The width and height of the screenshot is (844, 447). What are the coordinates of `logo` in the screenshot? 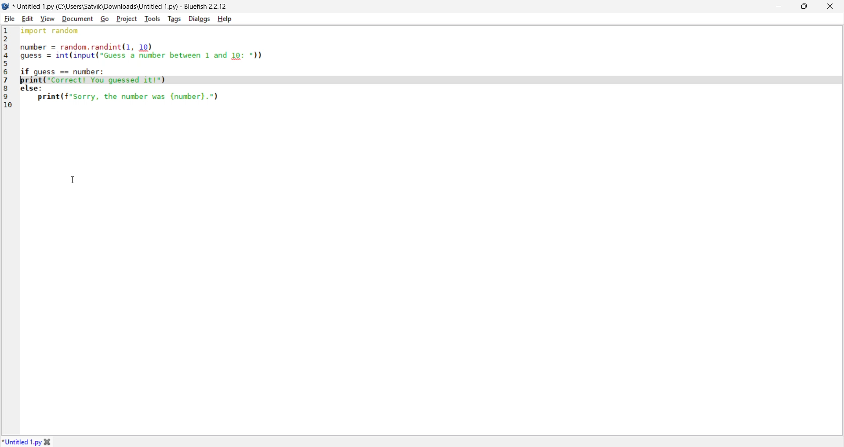 It's located at (6, 7).